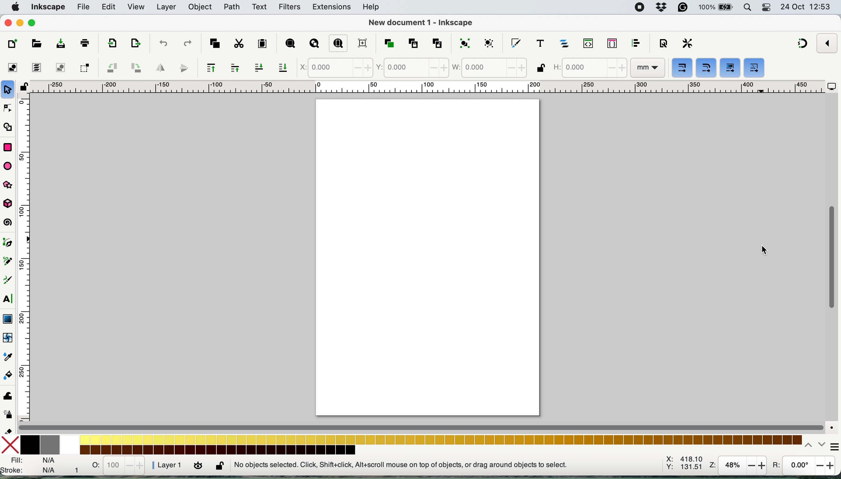  What do you see at coordinates (833, 442) in the screenshot?
I see `more options` at bounding box center [833, 442].